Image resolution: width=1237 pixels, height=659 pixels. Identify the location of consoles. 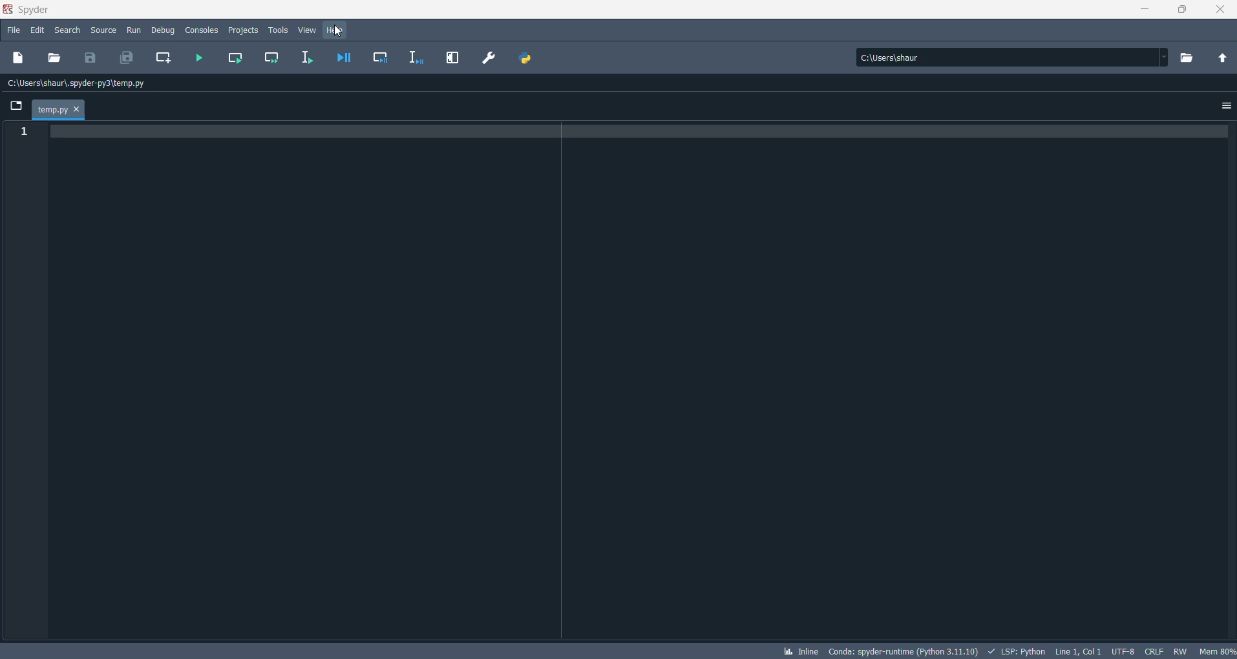
(202, 29).